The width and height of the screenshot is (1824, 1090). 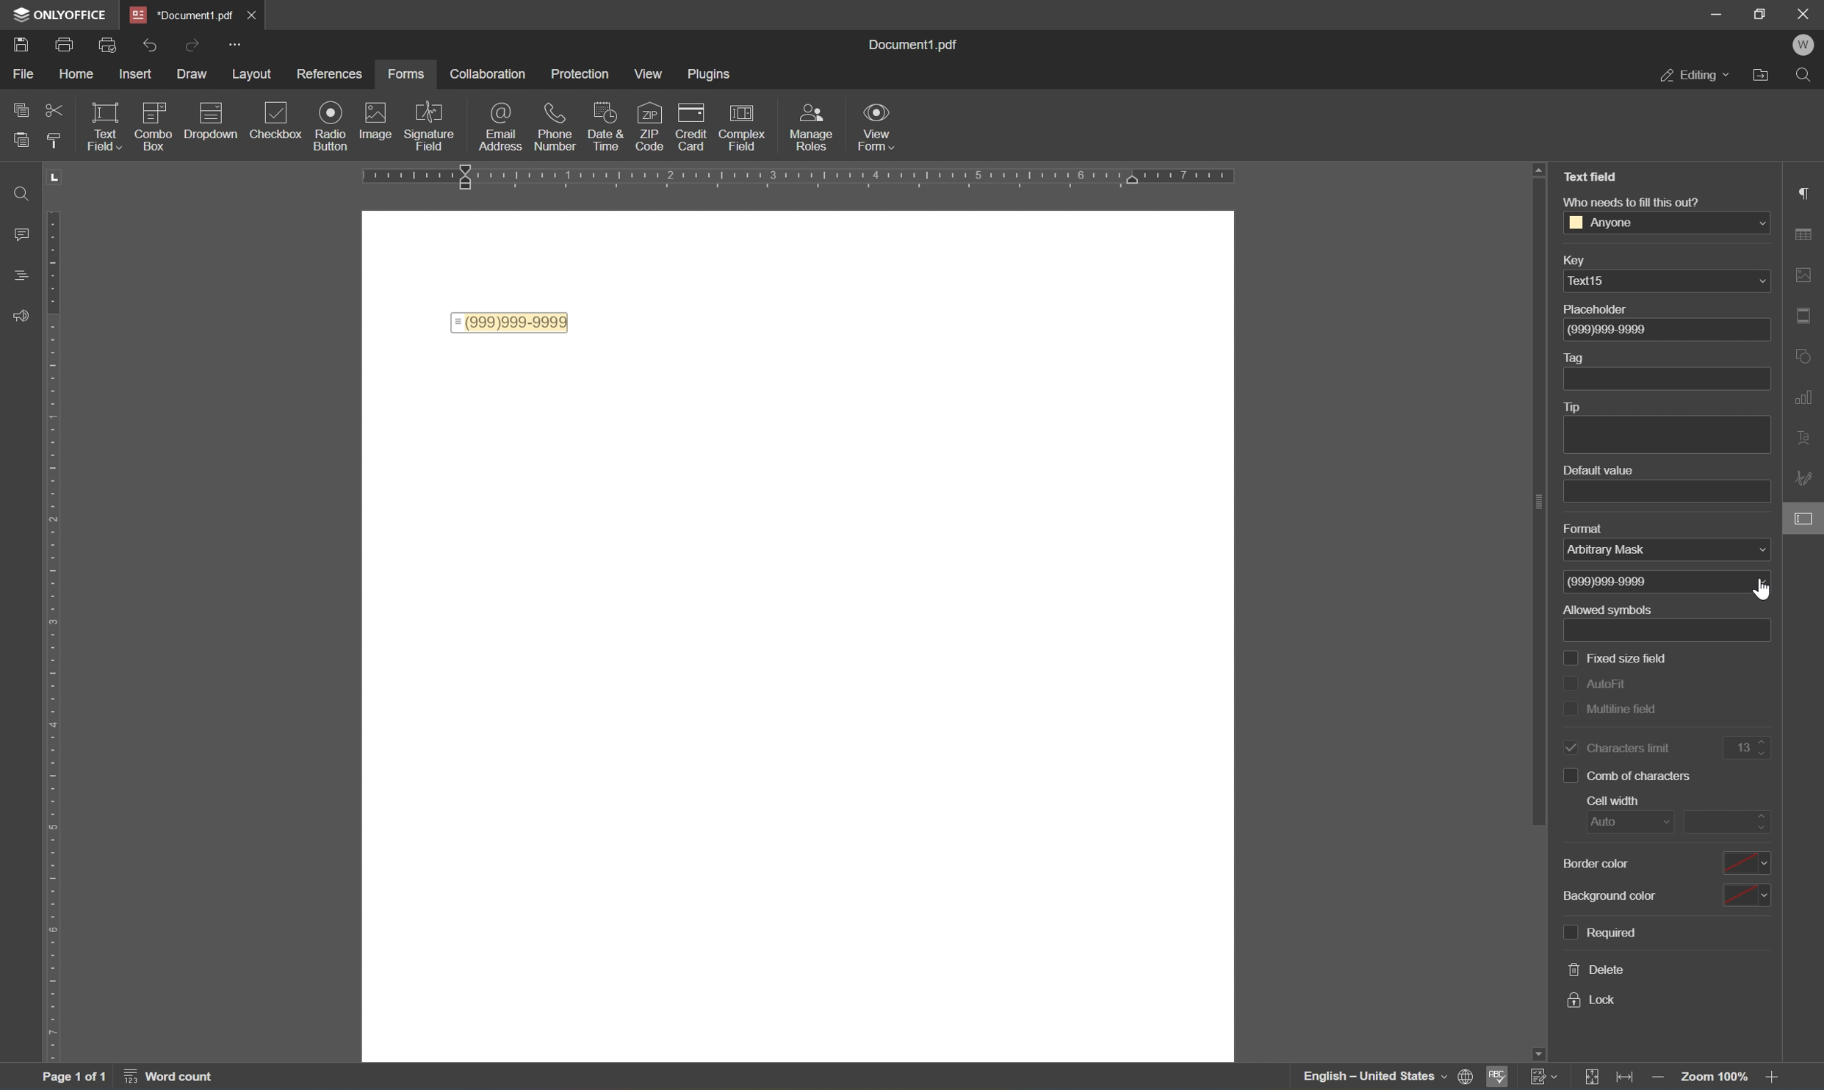 I want to click on print, so click(x=109, y=47).